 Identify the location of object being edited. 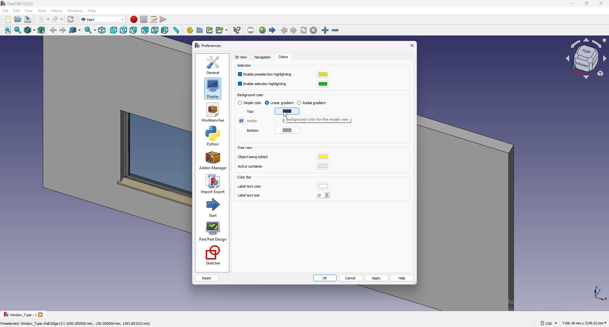
(254, 157).